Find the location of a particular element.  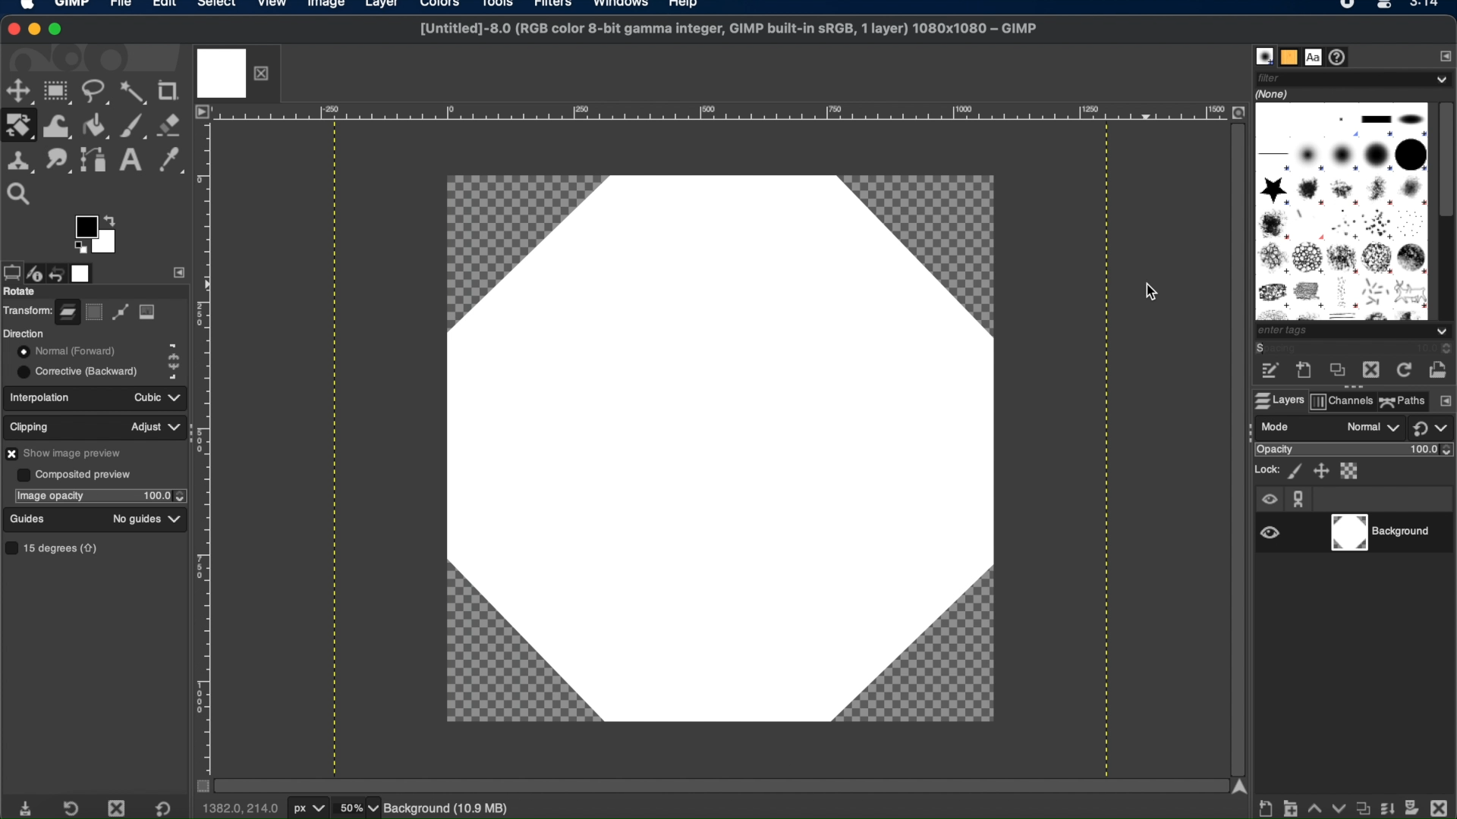

preview is located at coordinates (80, 248).